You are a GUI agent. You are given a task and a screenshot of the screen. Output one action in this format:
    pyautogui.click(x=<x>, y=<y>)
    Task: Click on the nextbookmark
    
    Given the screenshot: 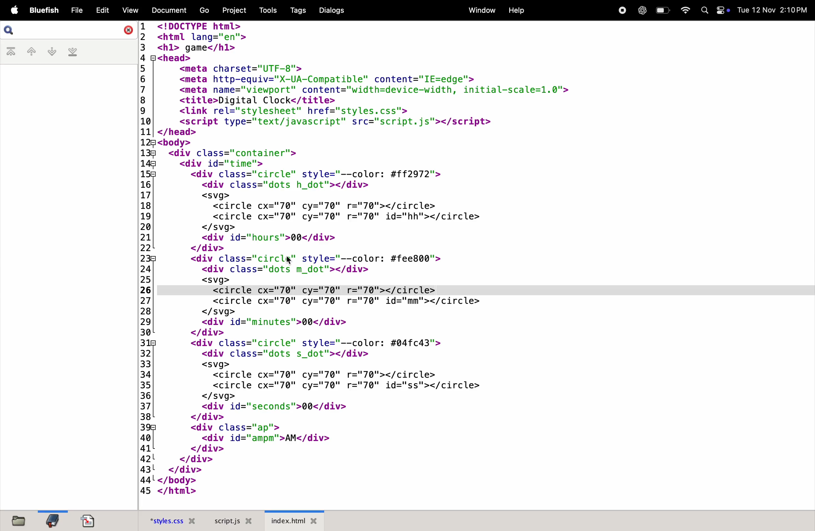 What is the action you would take?
    pyautogui.click(x=51, y=52)
    